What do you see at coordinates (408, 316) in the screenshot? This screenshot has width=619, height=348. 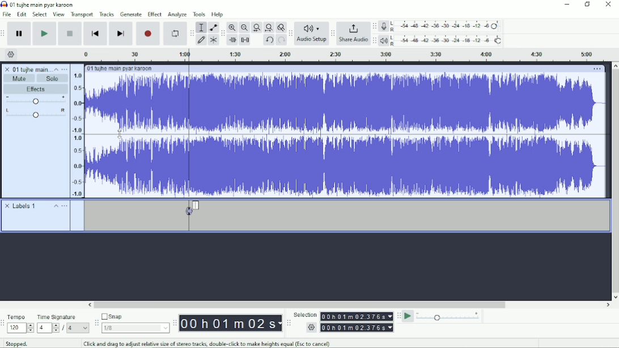 I see `Play-at-speed` at bounding box center [408, 316].